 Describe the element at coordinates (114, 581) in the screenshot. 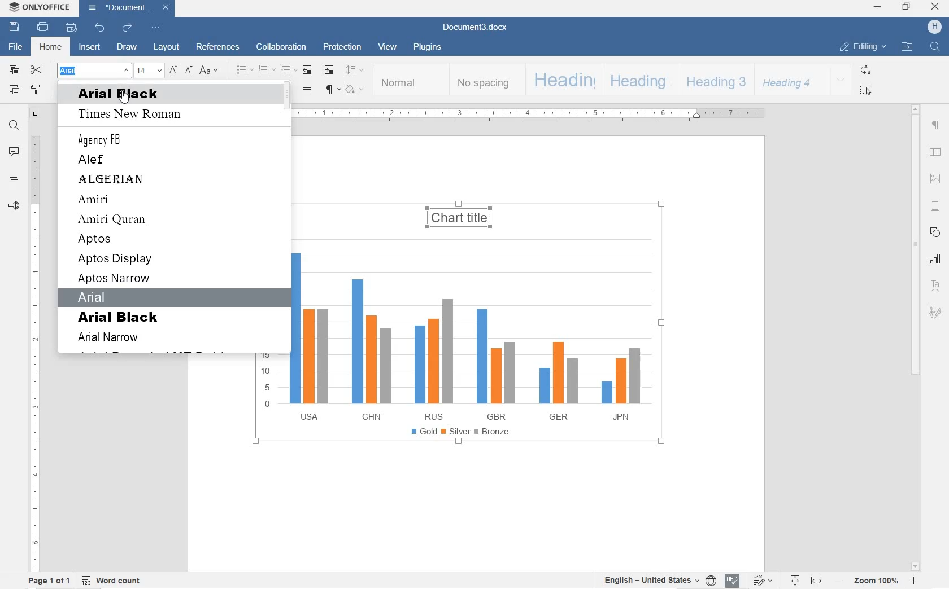

I see `WORD COUNT` at that location.